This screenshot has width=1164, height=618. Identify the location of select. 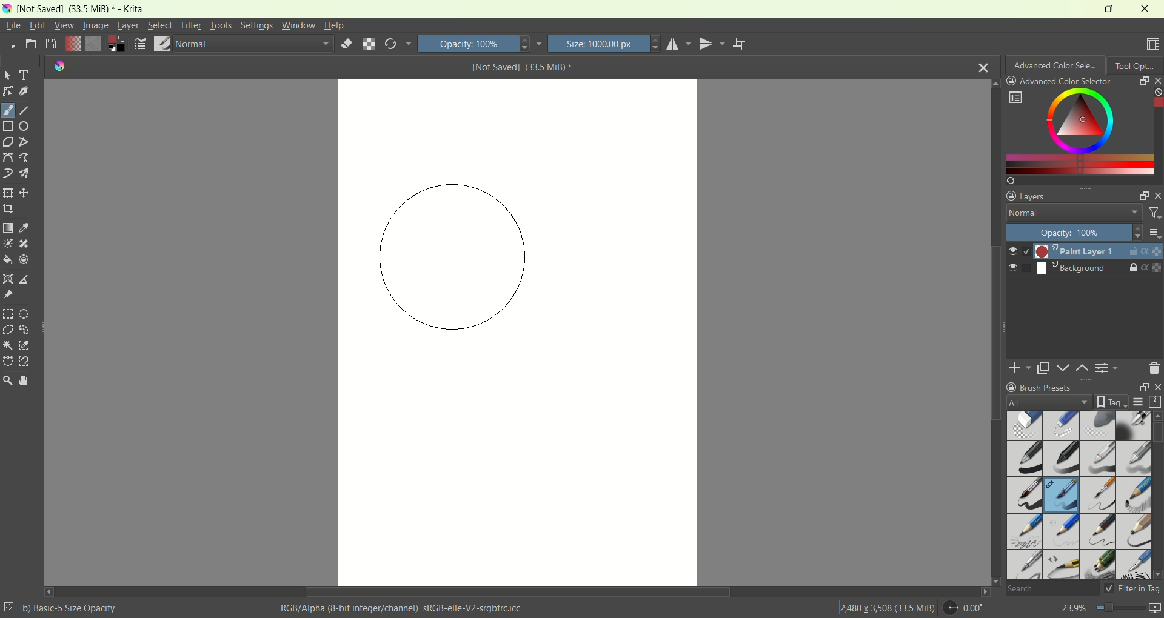
(158, 25).